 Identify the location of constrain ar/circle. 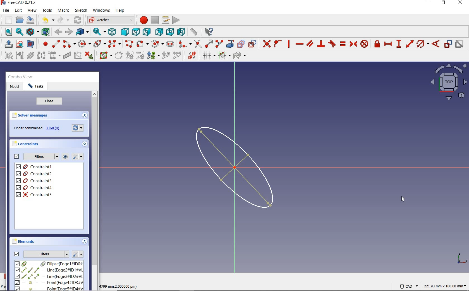
(423, 43).